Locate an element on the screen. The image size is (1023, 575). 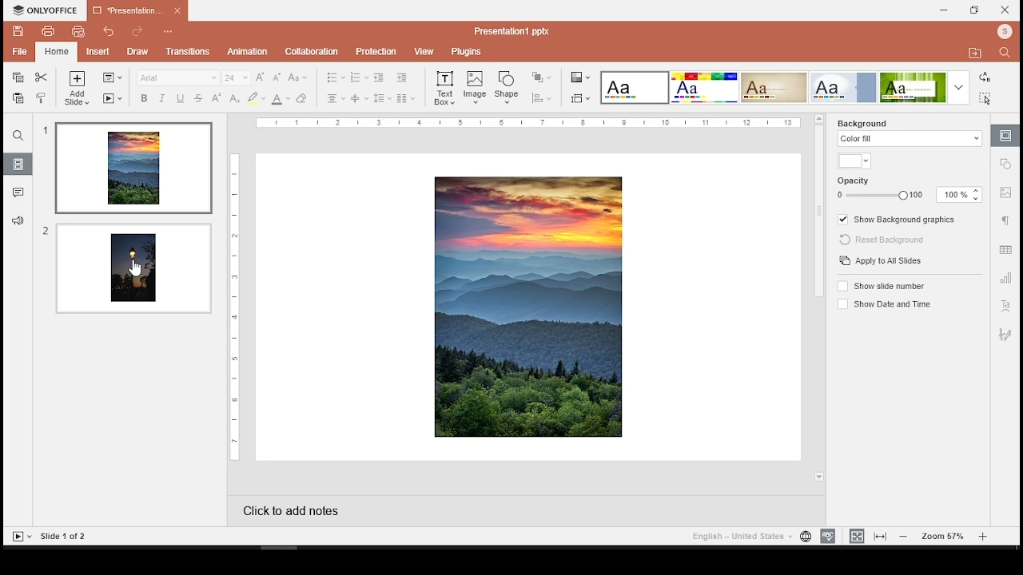
presentation is located at coordinates (138, 11).